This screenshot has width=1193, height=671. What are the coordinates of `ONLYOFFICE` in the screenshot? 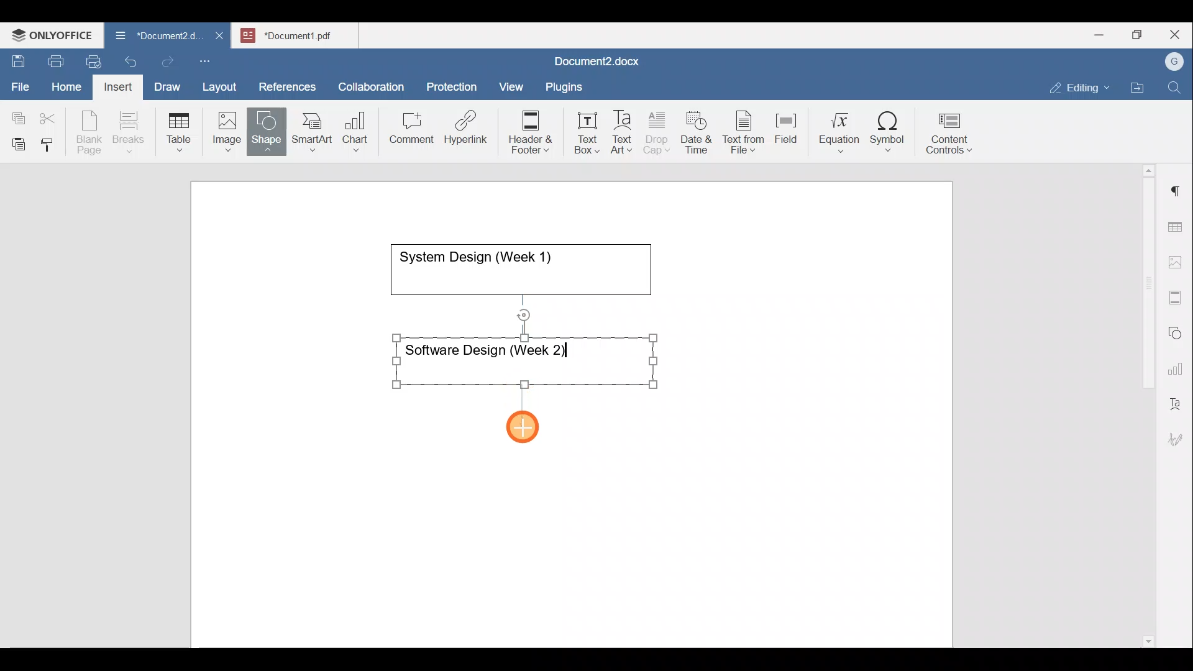 It's located at (53, 34).